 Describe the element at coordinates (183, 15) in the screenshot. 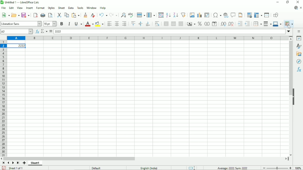

I see `Auto filter` at that location.